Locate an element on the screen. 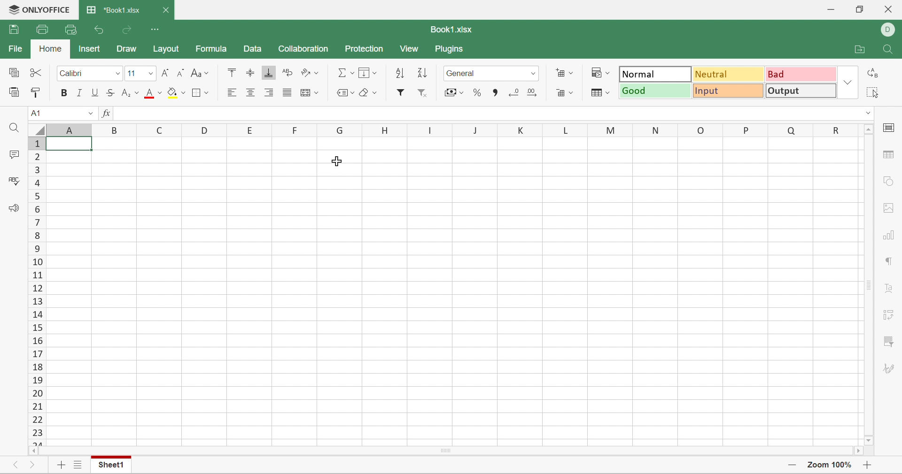 This screenshot has height=474, width=902. D is located at coordinates (206, 130).